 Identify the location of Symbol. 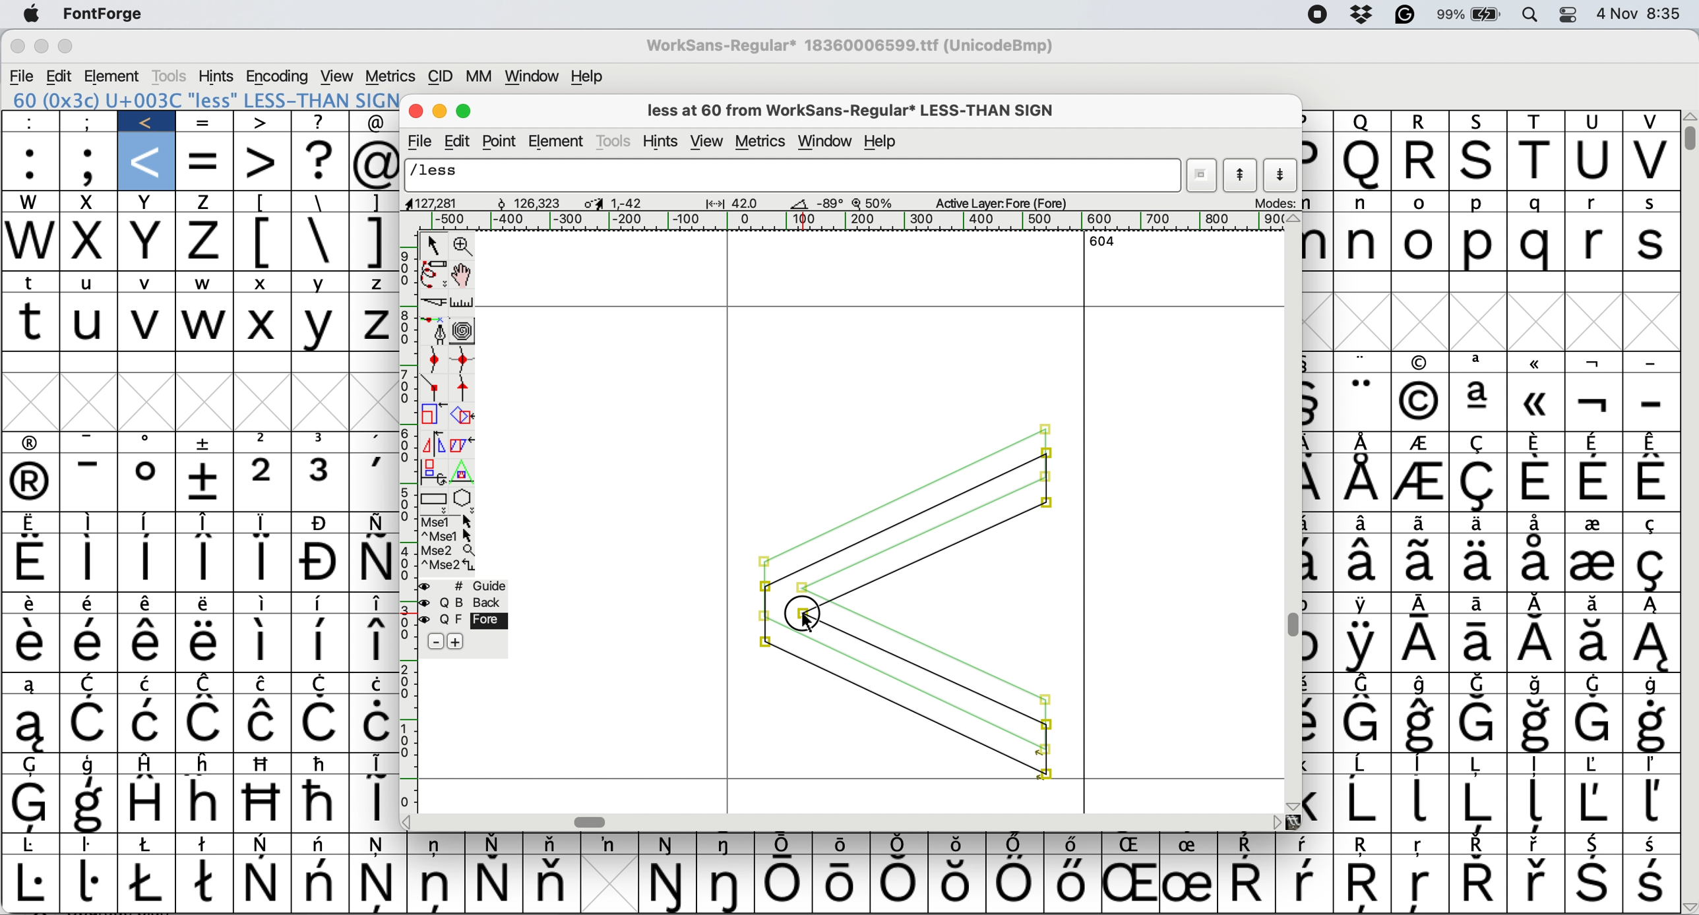
(1650, 803).